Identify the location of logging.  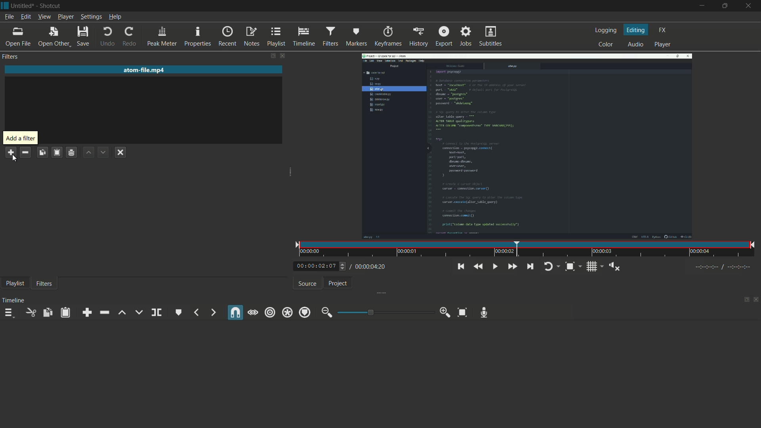
(607, 30).